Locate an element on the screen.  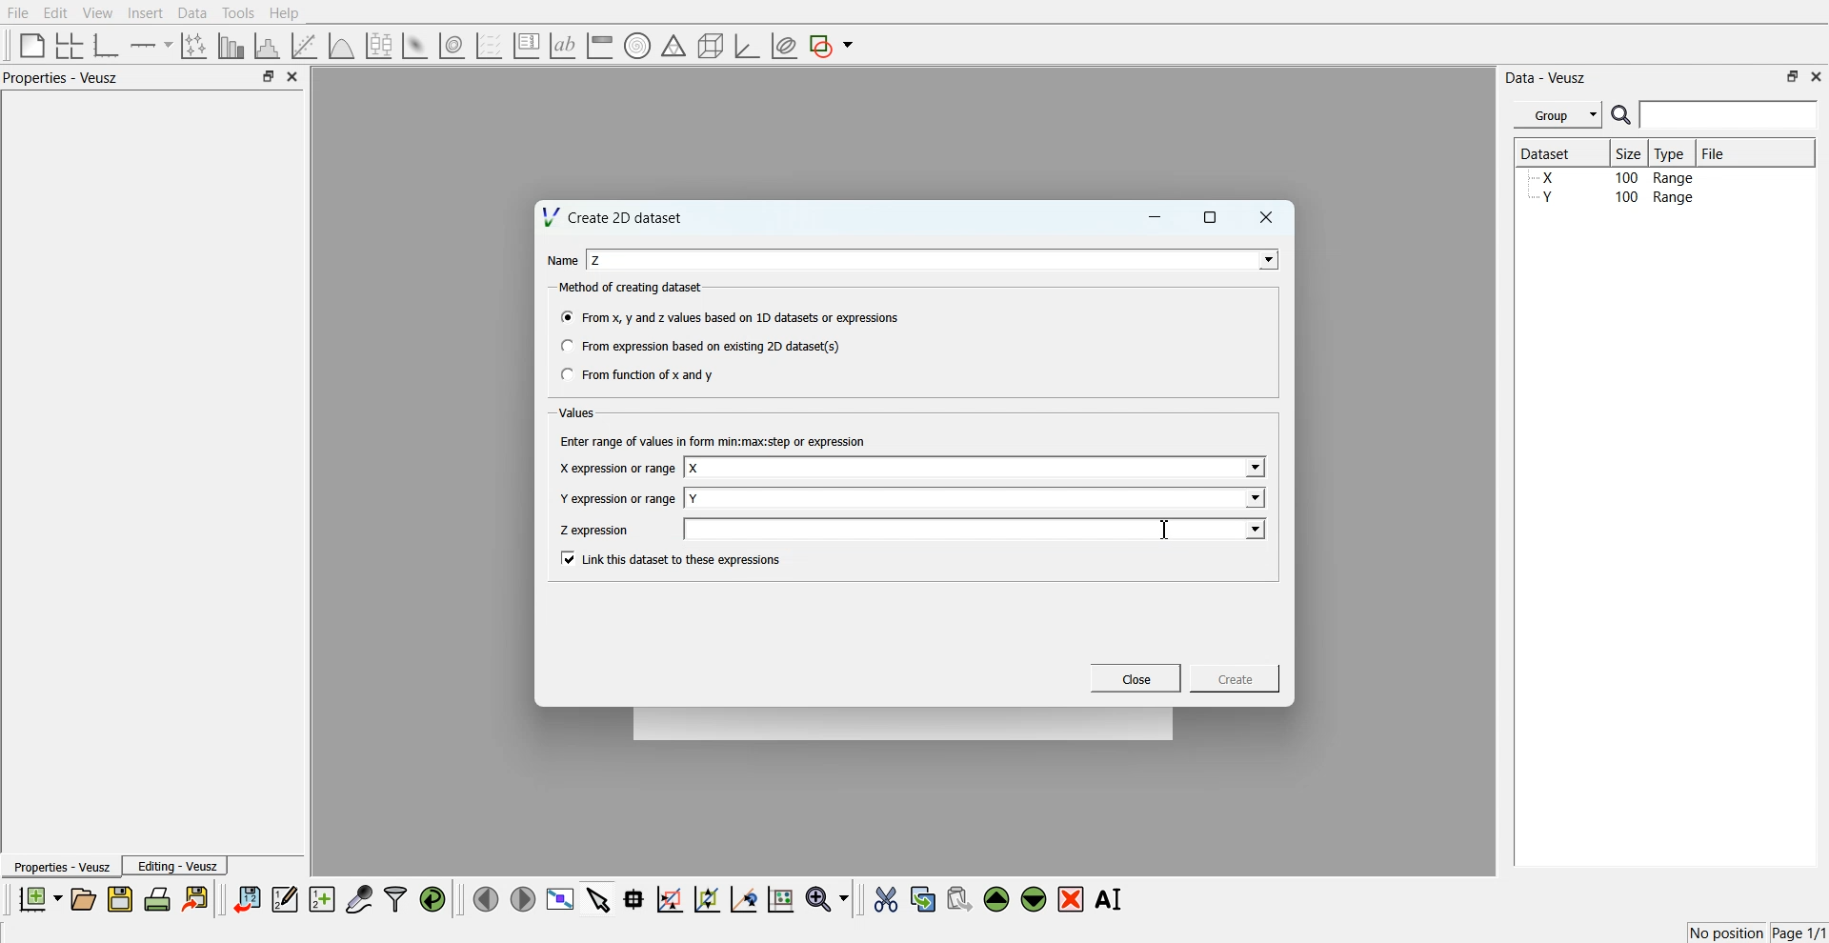
No position Page 1/1 is located at coordinates (1757, 933).